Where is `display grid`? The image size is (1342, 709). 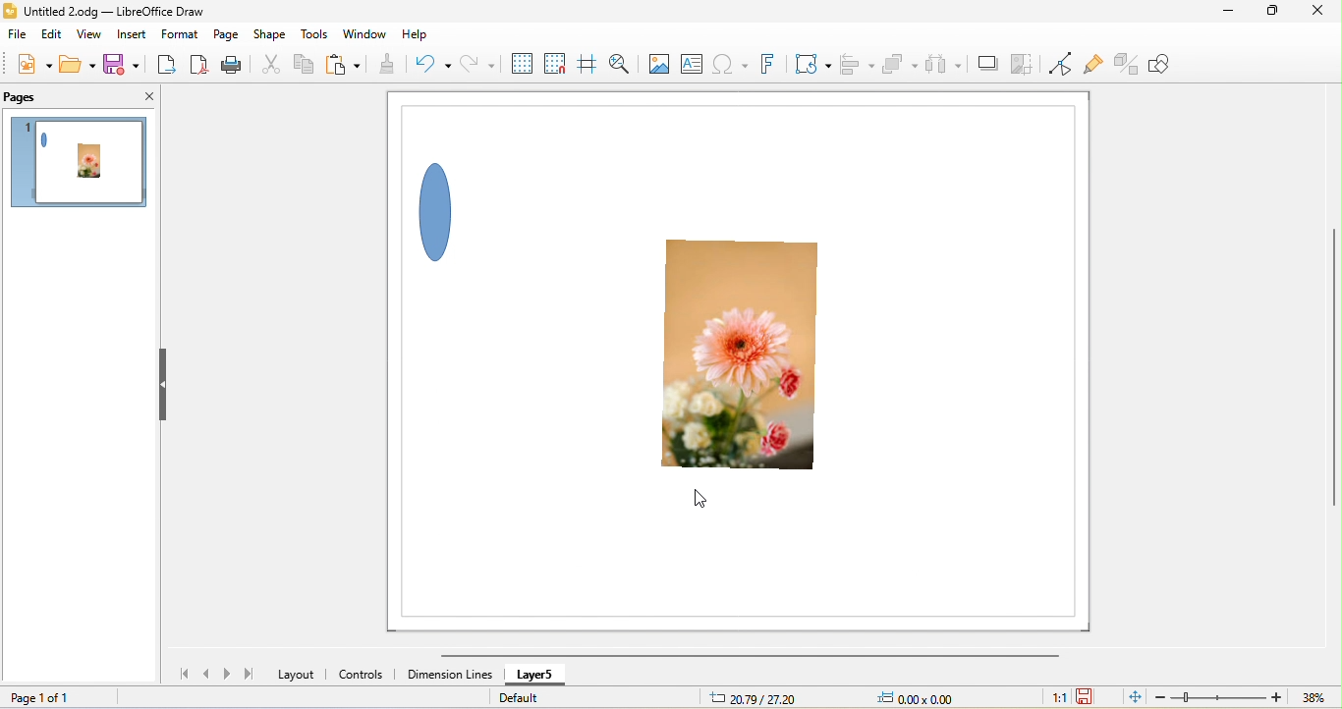 display grid is located at coordinates (508, 63).